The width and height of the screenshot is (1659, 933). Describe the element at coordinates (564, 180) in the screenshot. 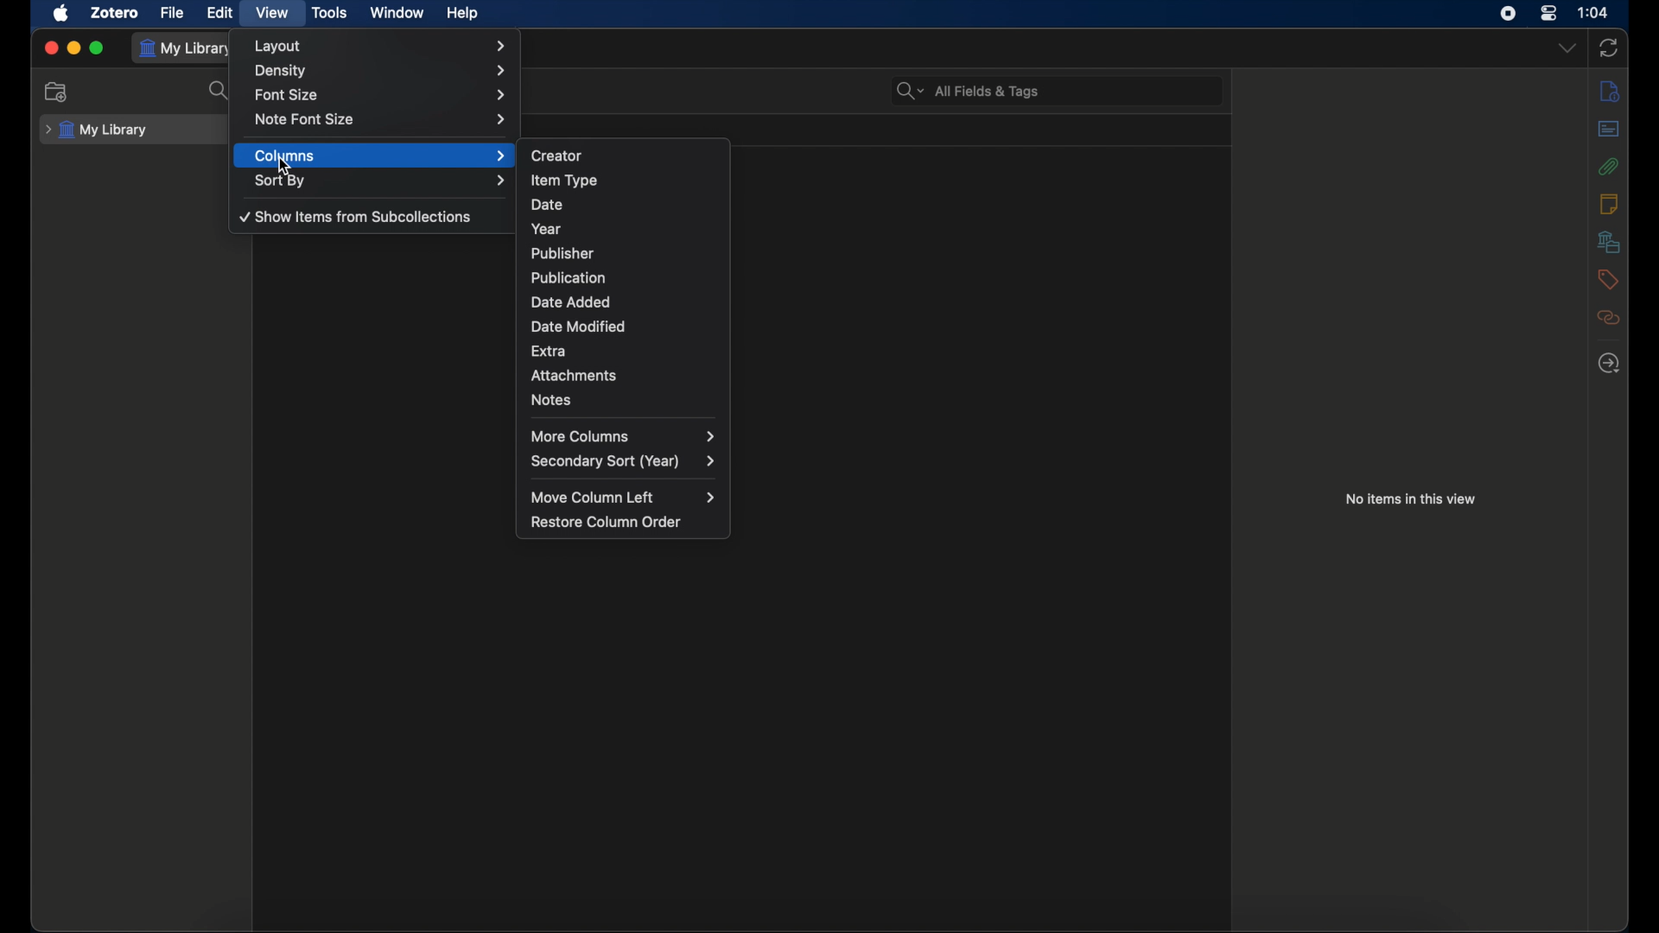

I see `item type` at that location.